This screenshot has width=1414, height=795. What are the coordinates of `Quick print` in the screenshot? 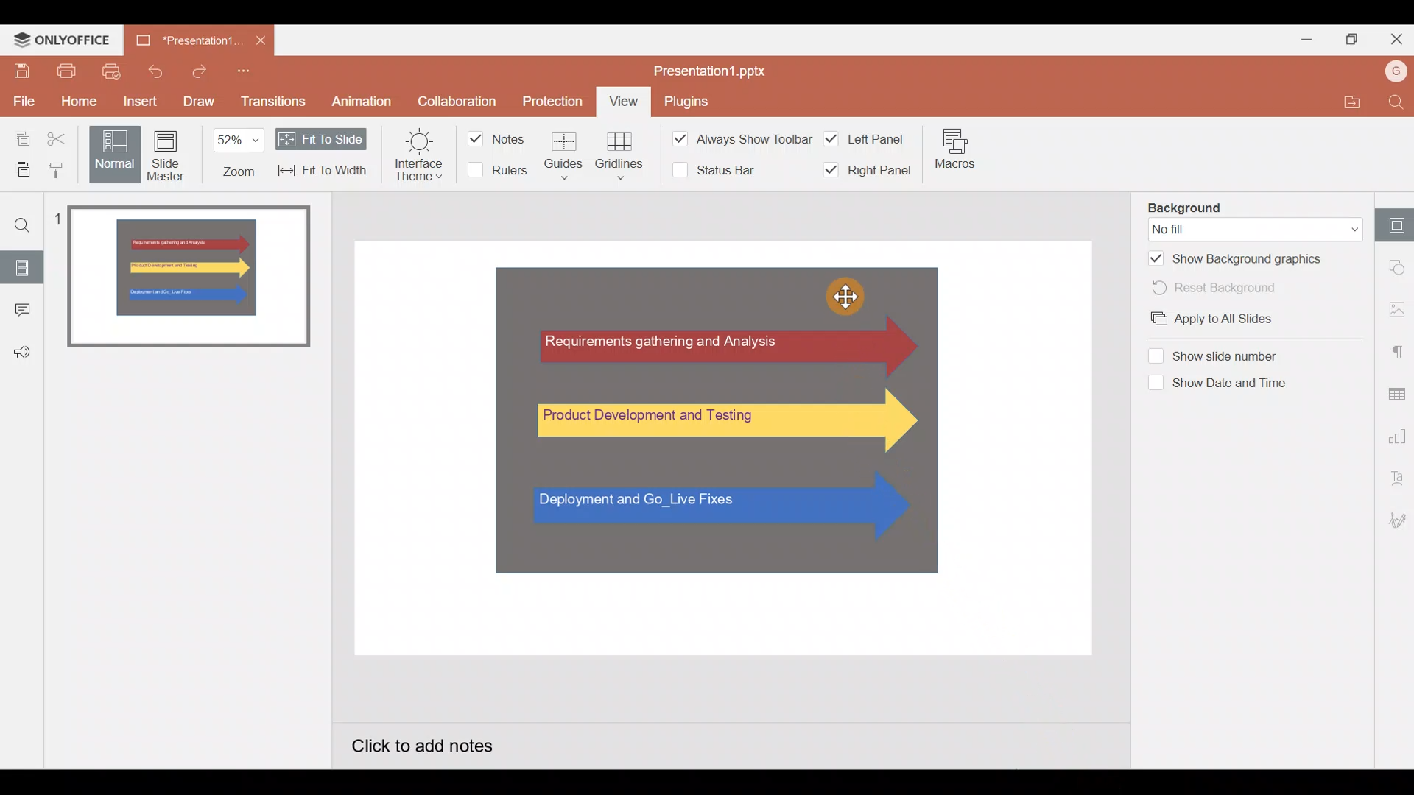 It's located at (111, 71).